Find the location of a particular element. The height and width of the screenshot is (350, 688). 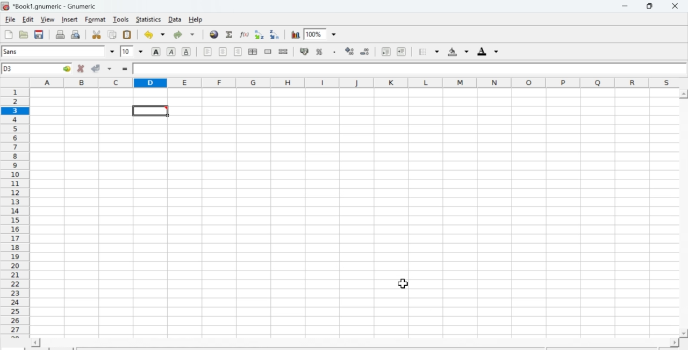

File is located at coordinates (10, 20).